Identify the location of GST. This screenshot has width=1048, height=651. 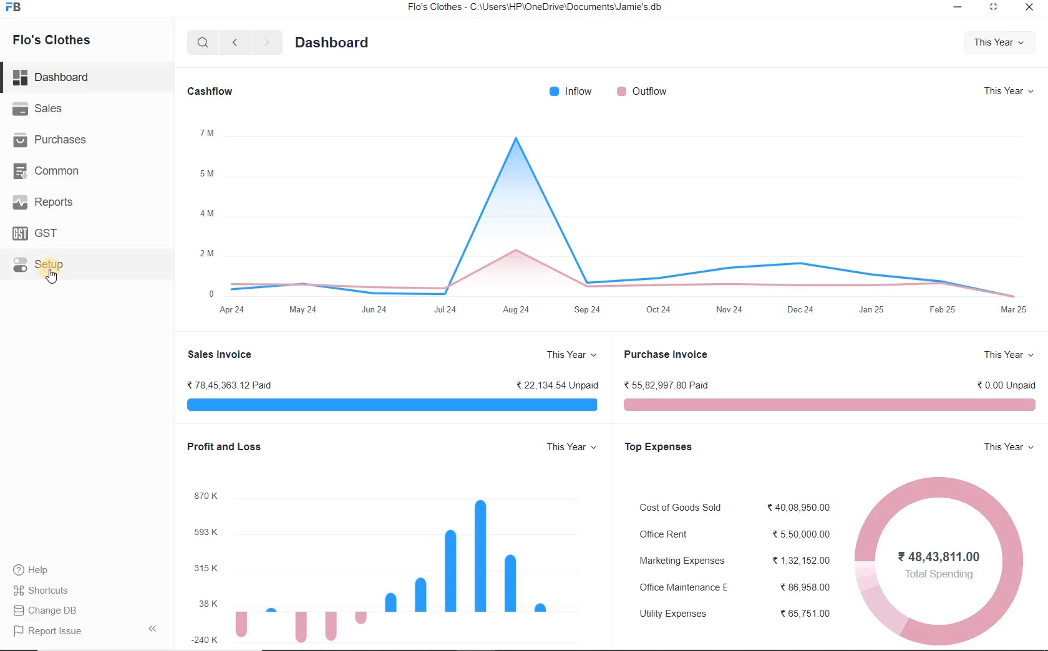
(87, 231).